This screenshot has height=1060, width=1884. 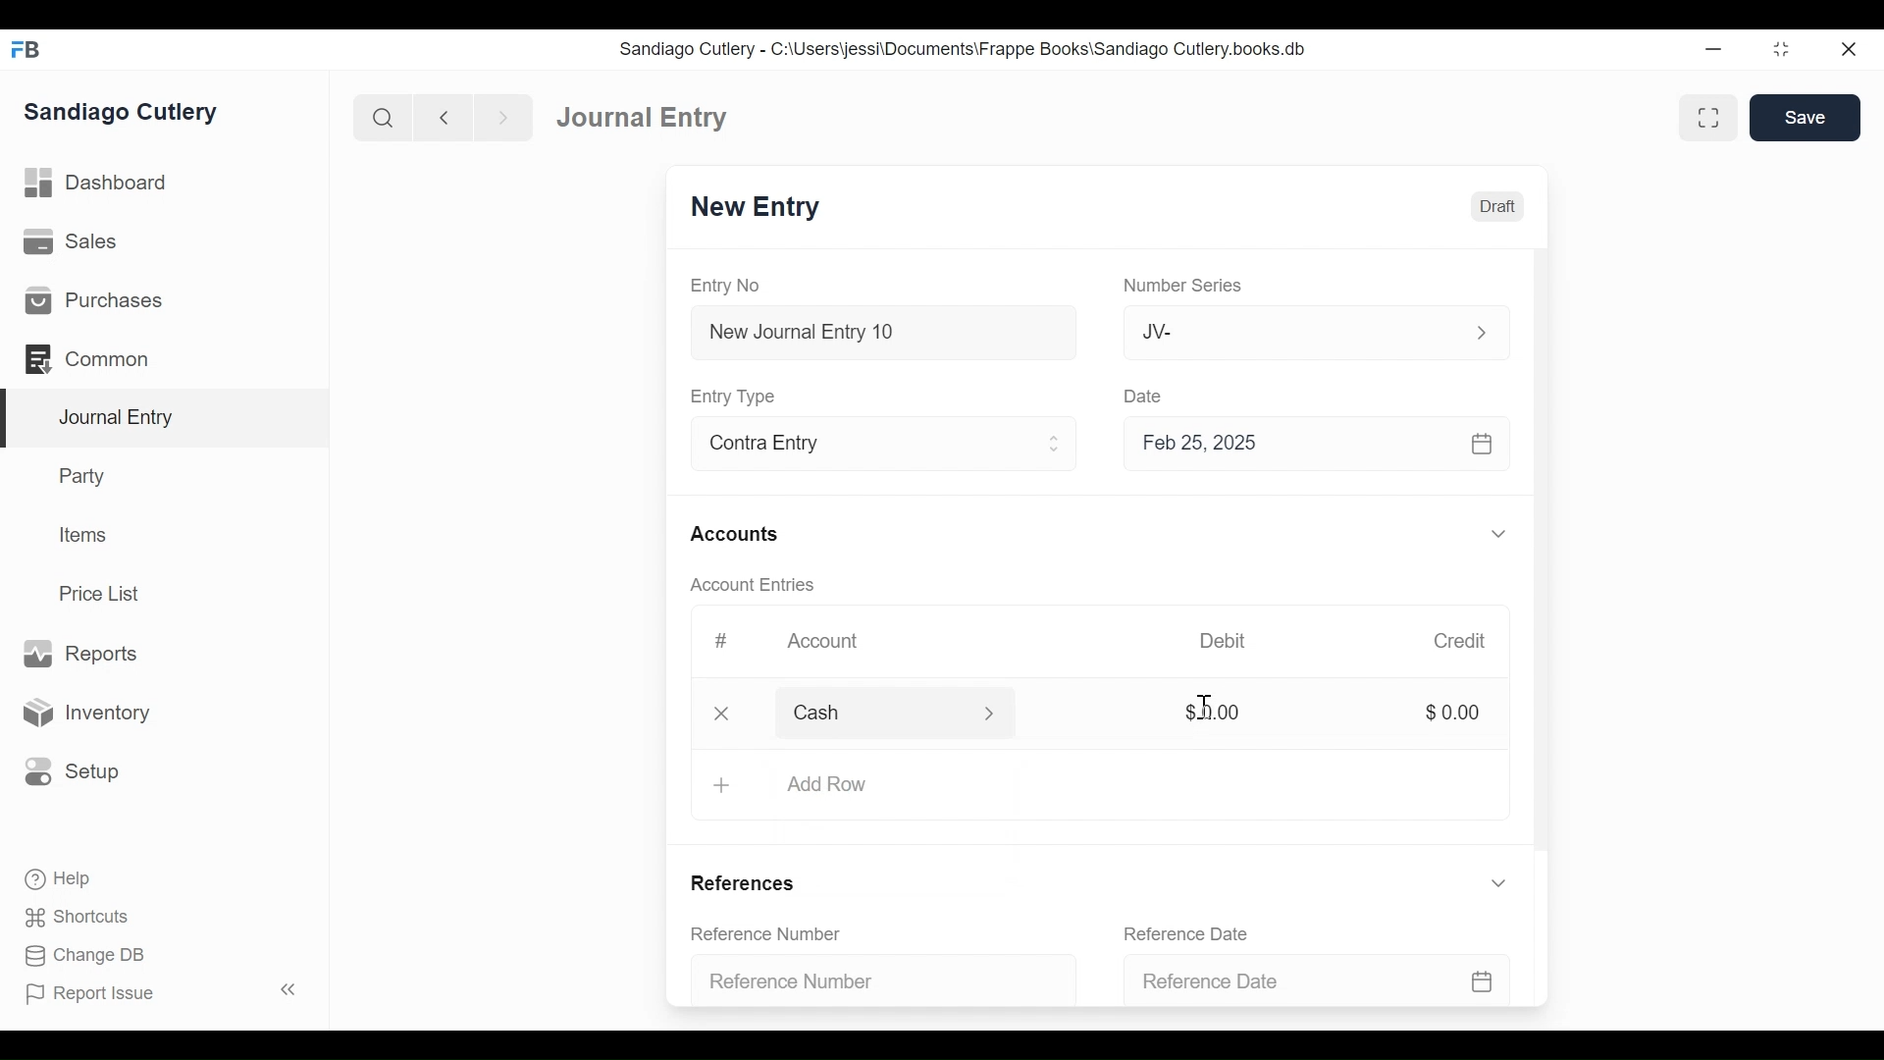 I want to click on Inventory, so click(x=91, y=712).